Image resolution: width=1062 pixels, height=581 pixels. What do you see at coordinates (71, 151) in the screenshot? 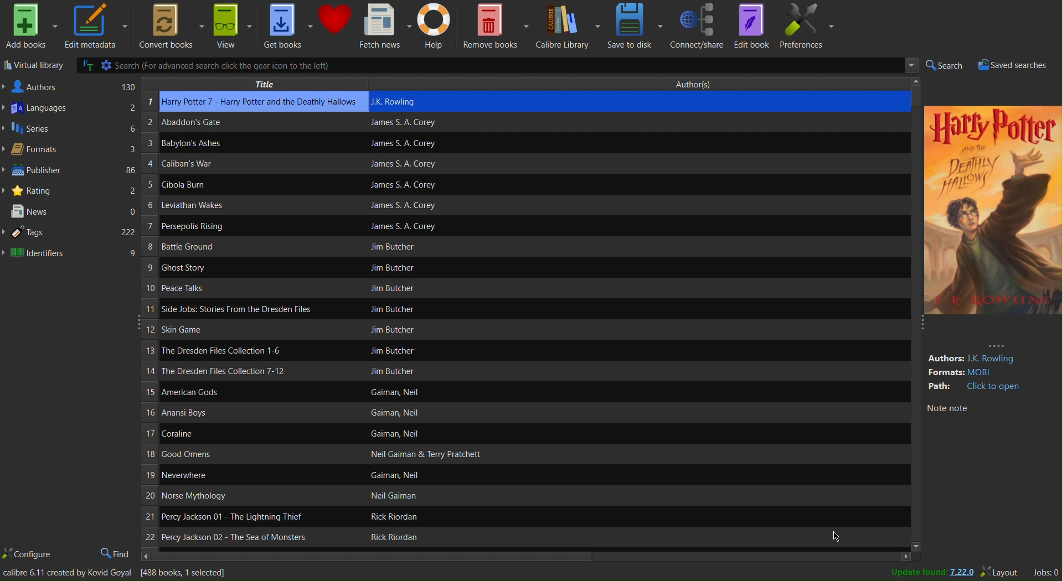
I see `Formats` at bounding box center [71, 151].